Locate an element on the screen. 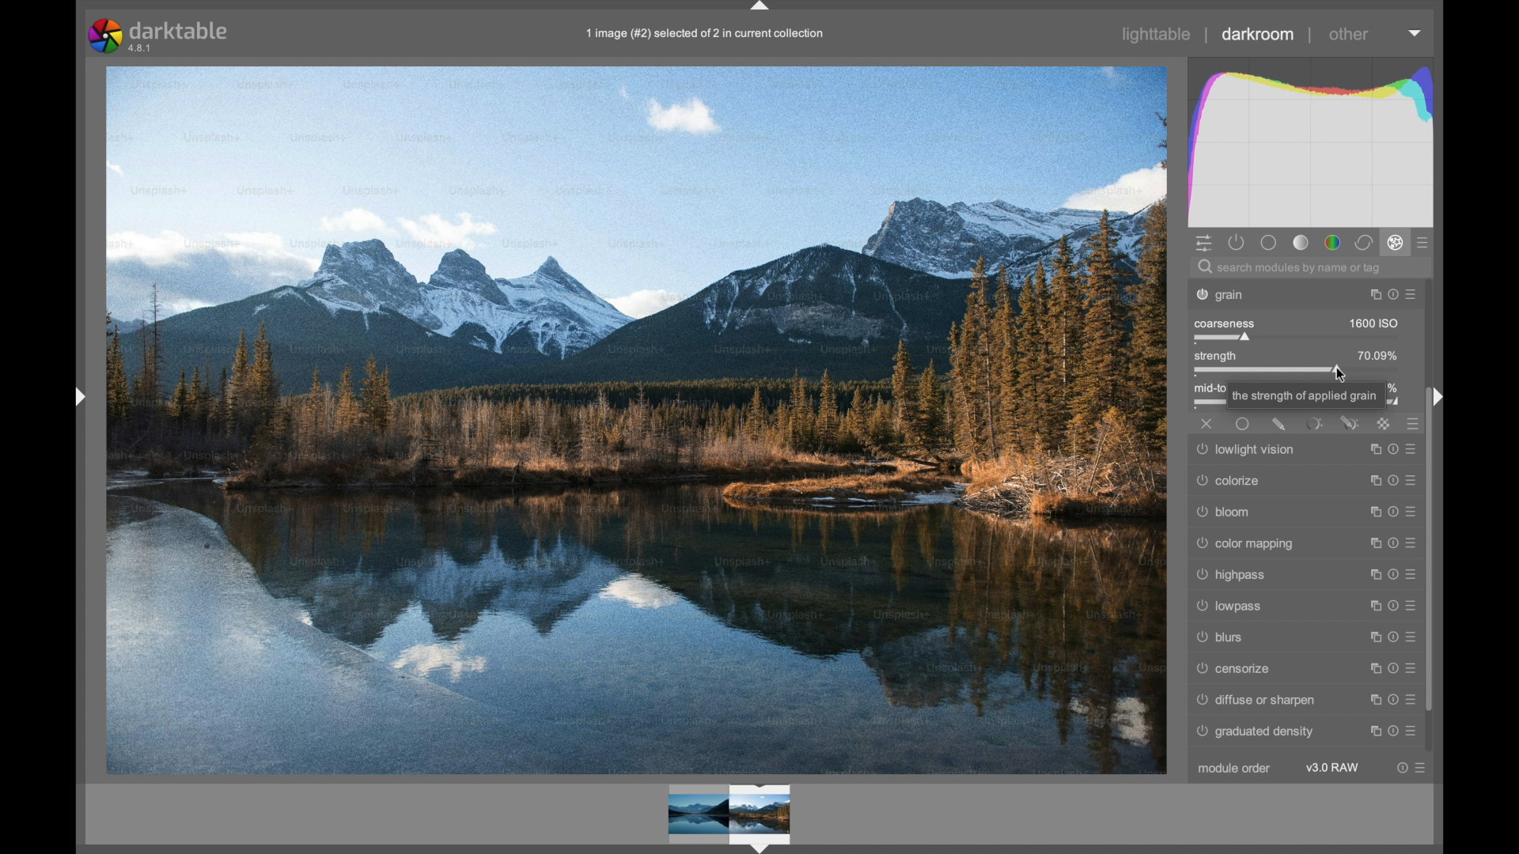  darktable 4.8.1 is located at coordinates (160, 36).